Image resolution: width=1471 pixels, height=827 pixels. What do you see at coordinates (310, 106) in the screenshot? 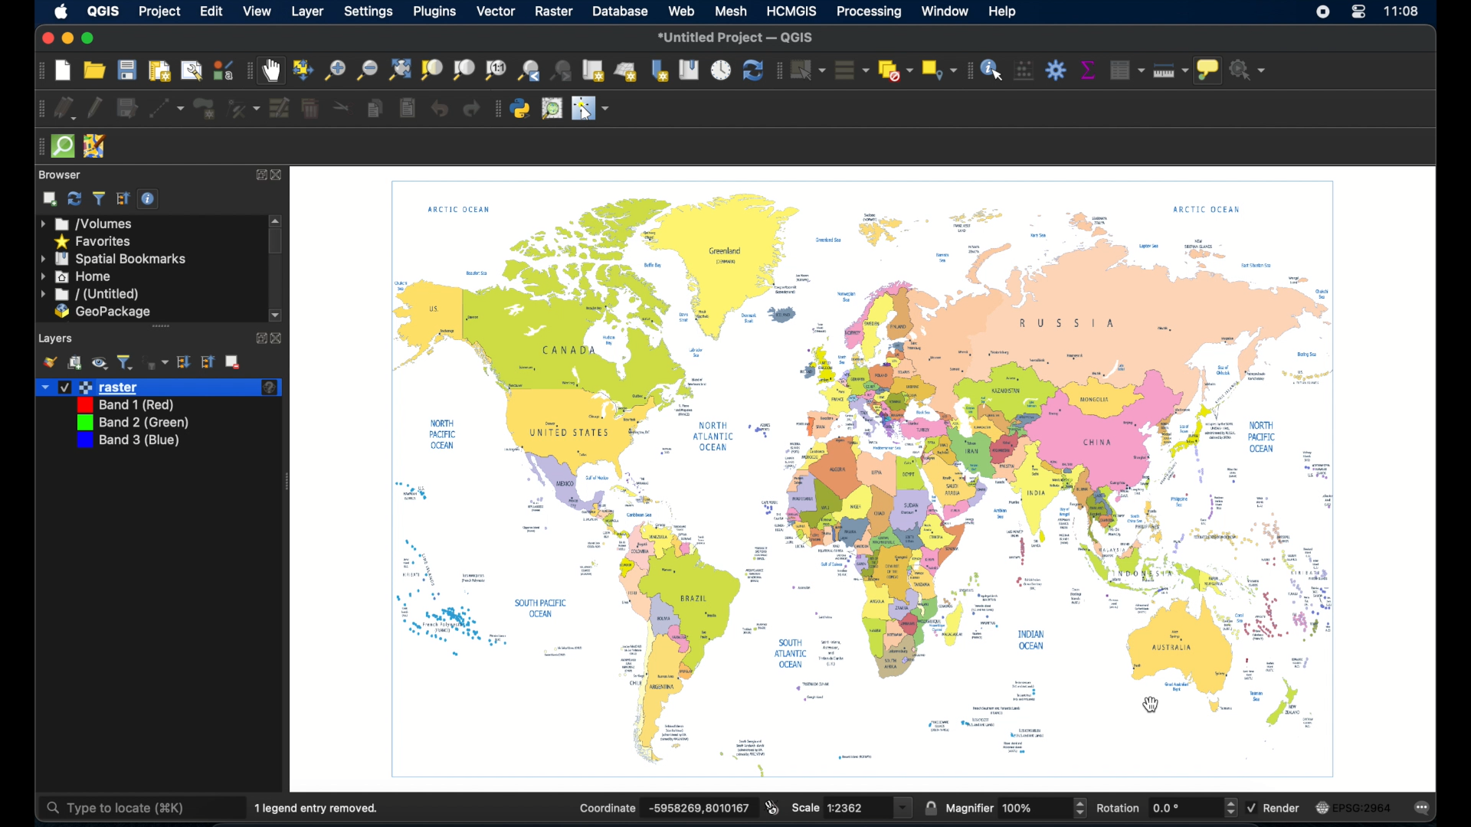
I see `delete selected` at bounding box center [310, 106].